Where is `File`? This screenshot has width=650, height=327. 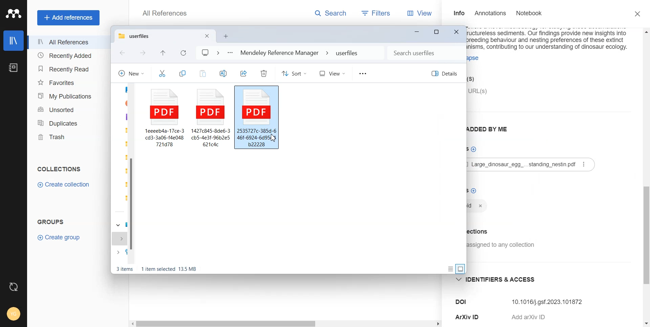 File is located at coordinates (260, 117).